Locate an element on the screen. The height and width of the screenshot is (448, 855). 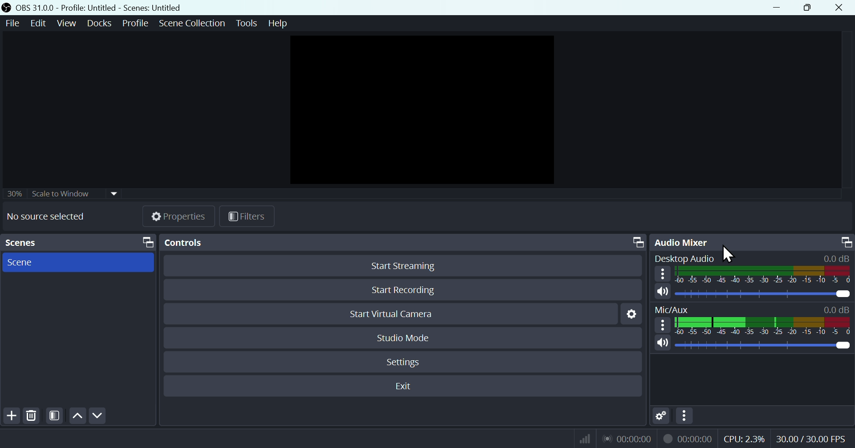
Desktop Audio bar is located at coordinates (762, 273).